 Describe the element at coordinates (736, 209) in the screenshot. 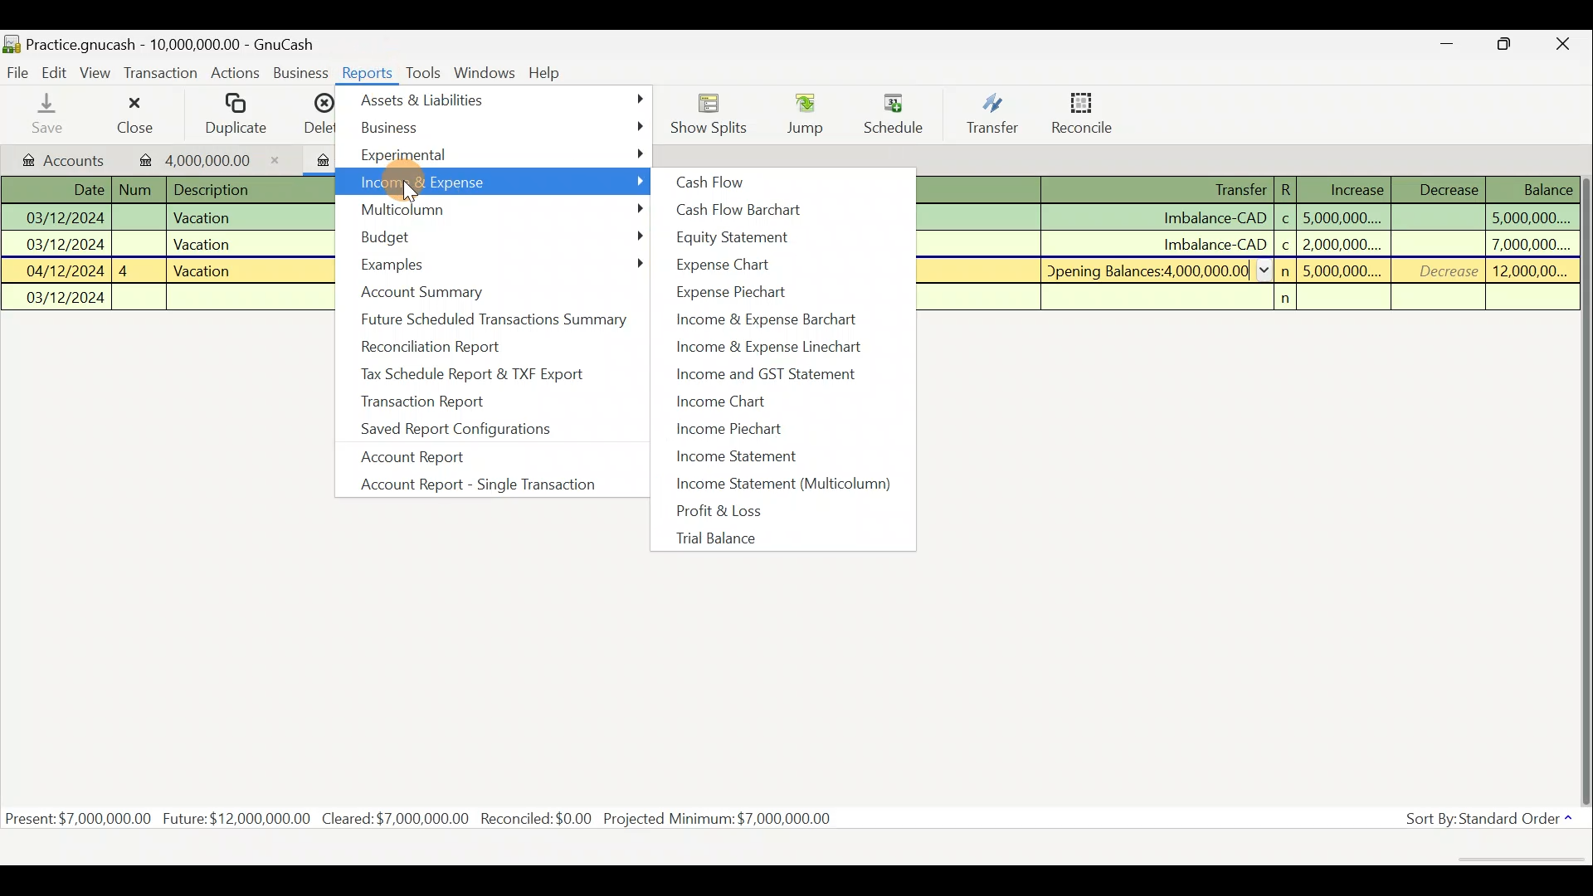

I see `Cash flow barchart` at that location.